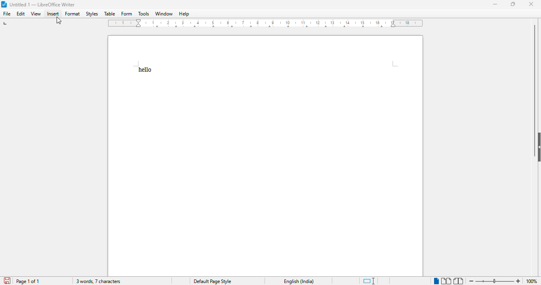  What do you see at coordinates (459, 281) in the screenshot?
I see `book view` at bounding box center [459, 281].